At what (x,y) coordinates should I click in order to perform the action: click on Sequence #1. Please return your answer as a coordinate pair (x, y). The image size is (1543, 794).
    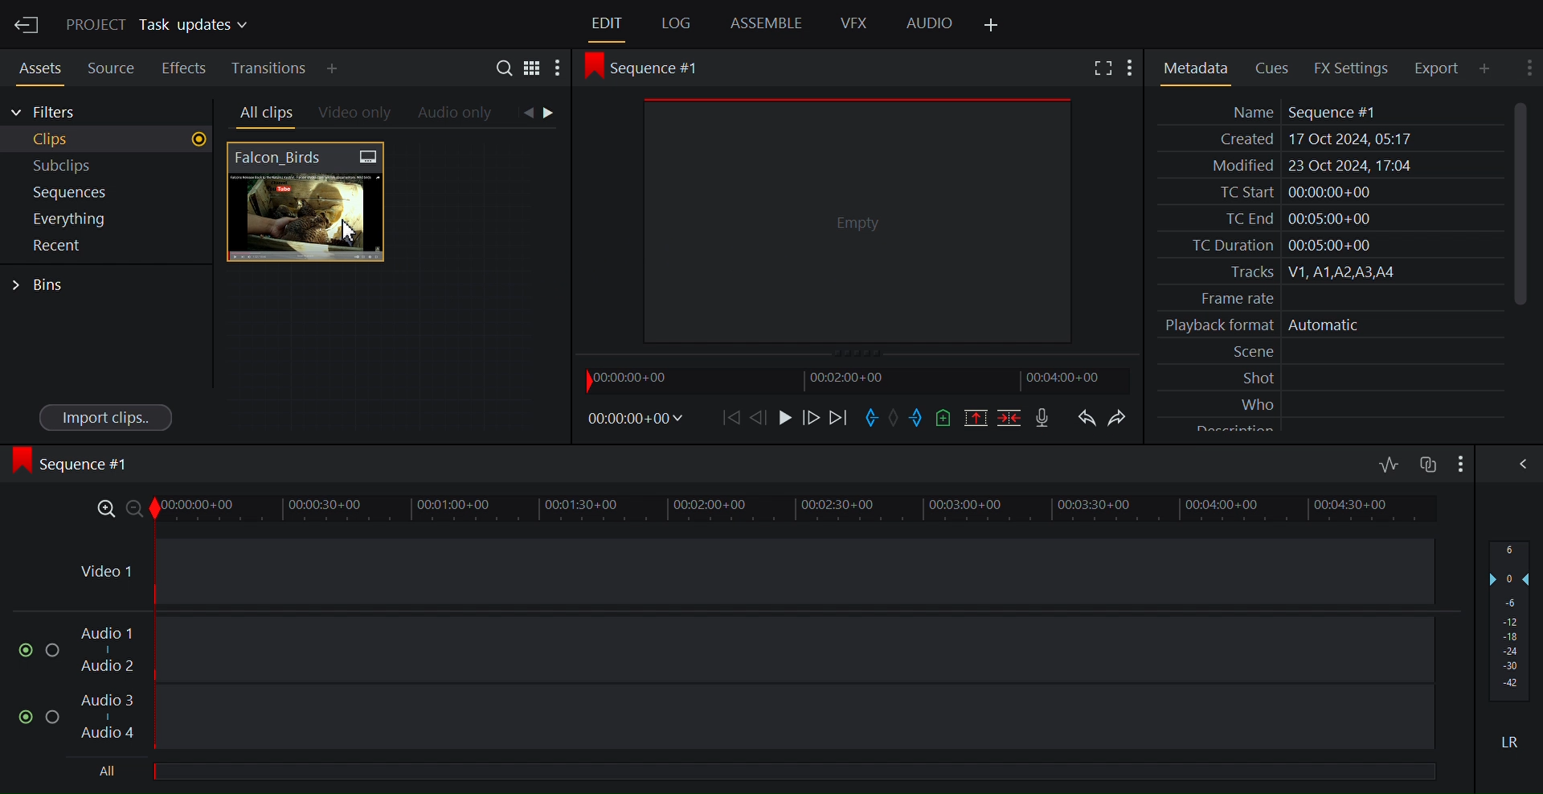
    Looking at the image, I should click on (653, 68).